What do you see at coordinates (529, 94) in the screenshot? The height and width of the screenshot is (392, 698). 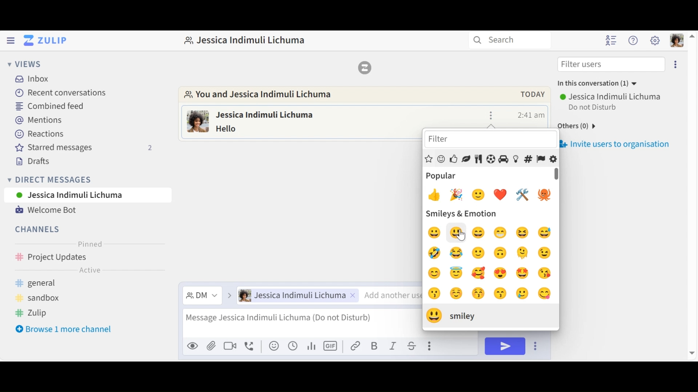 I see `today` at bounding box center [529, 94].